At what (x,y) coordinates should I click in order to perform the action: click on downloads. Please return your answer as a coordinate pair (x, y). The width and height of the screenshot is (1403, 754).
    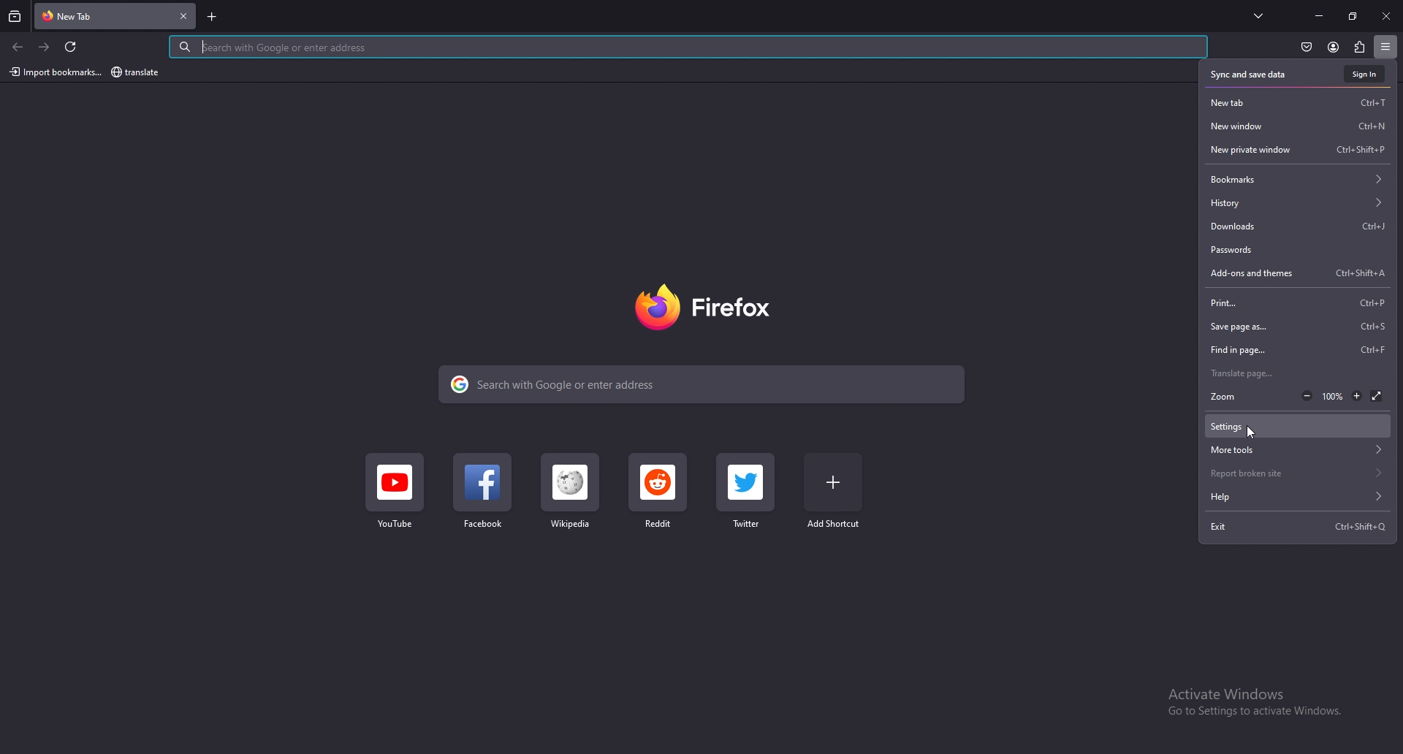
    Looking at the image, I should click on (1299, 226).